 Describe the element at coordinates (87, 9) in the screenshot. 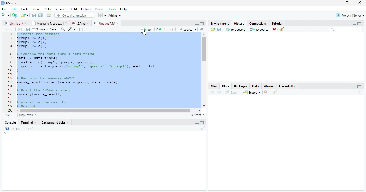

I see `debug` at that location.